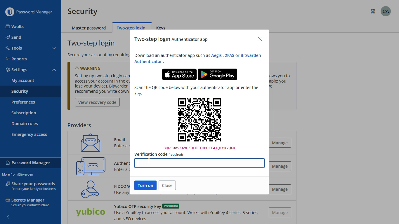  Describe the element at coordinates (129, 147) in the screenshot. I see `Enter a code sent to your email.` at that location.